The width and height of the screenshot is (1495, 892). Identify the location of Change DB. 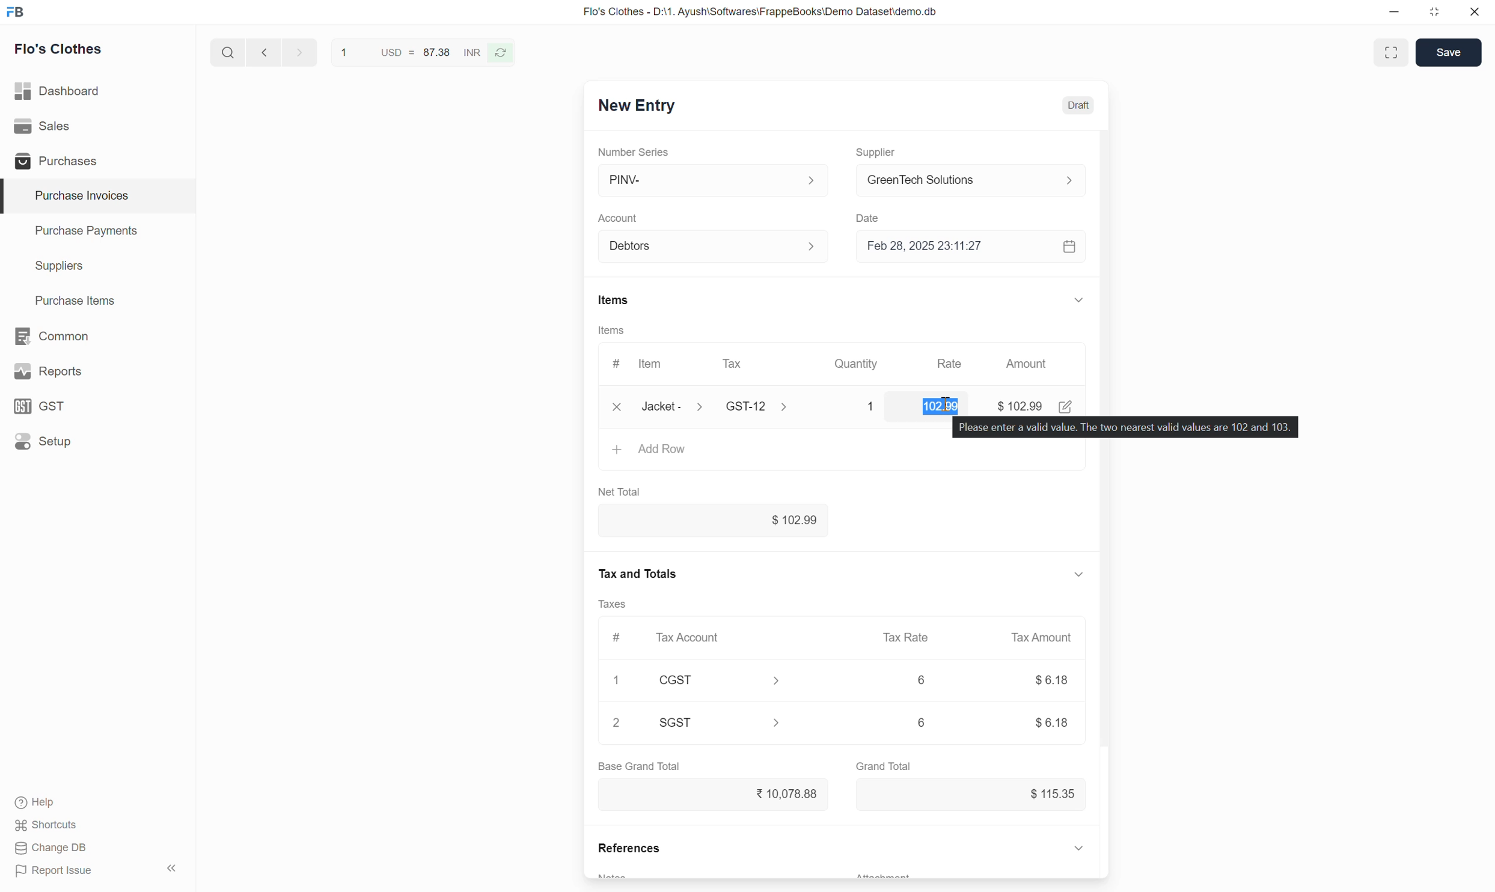
(52, 848).